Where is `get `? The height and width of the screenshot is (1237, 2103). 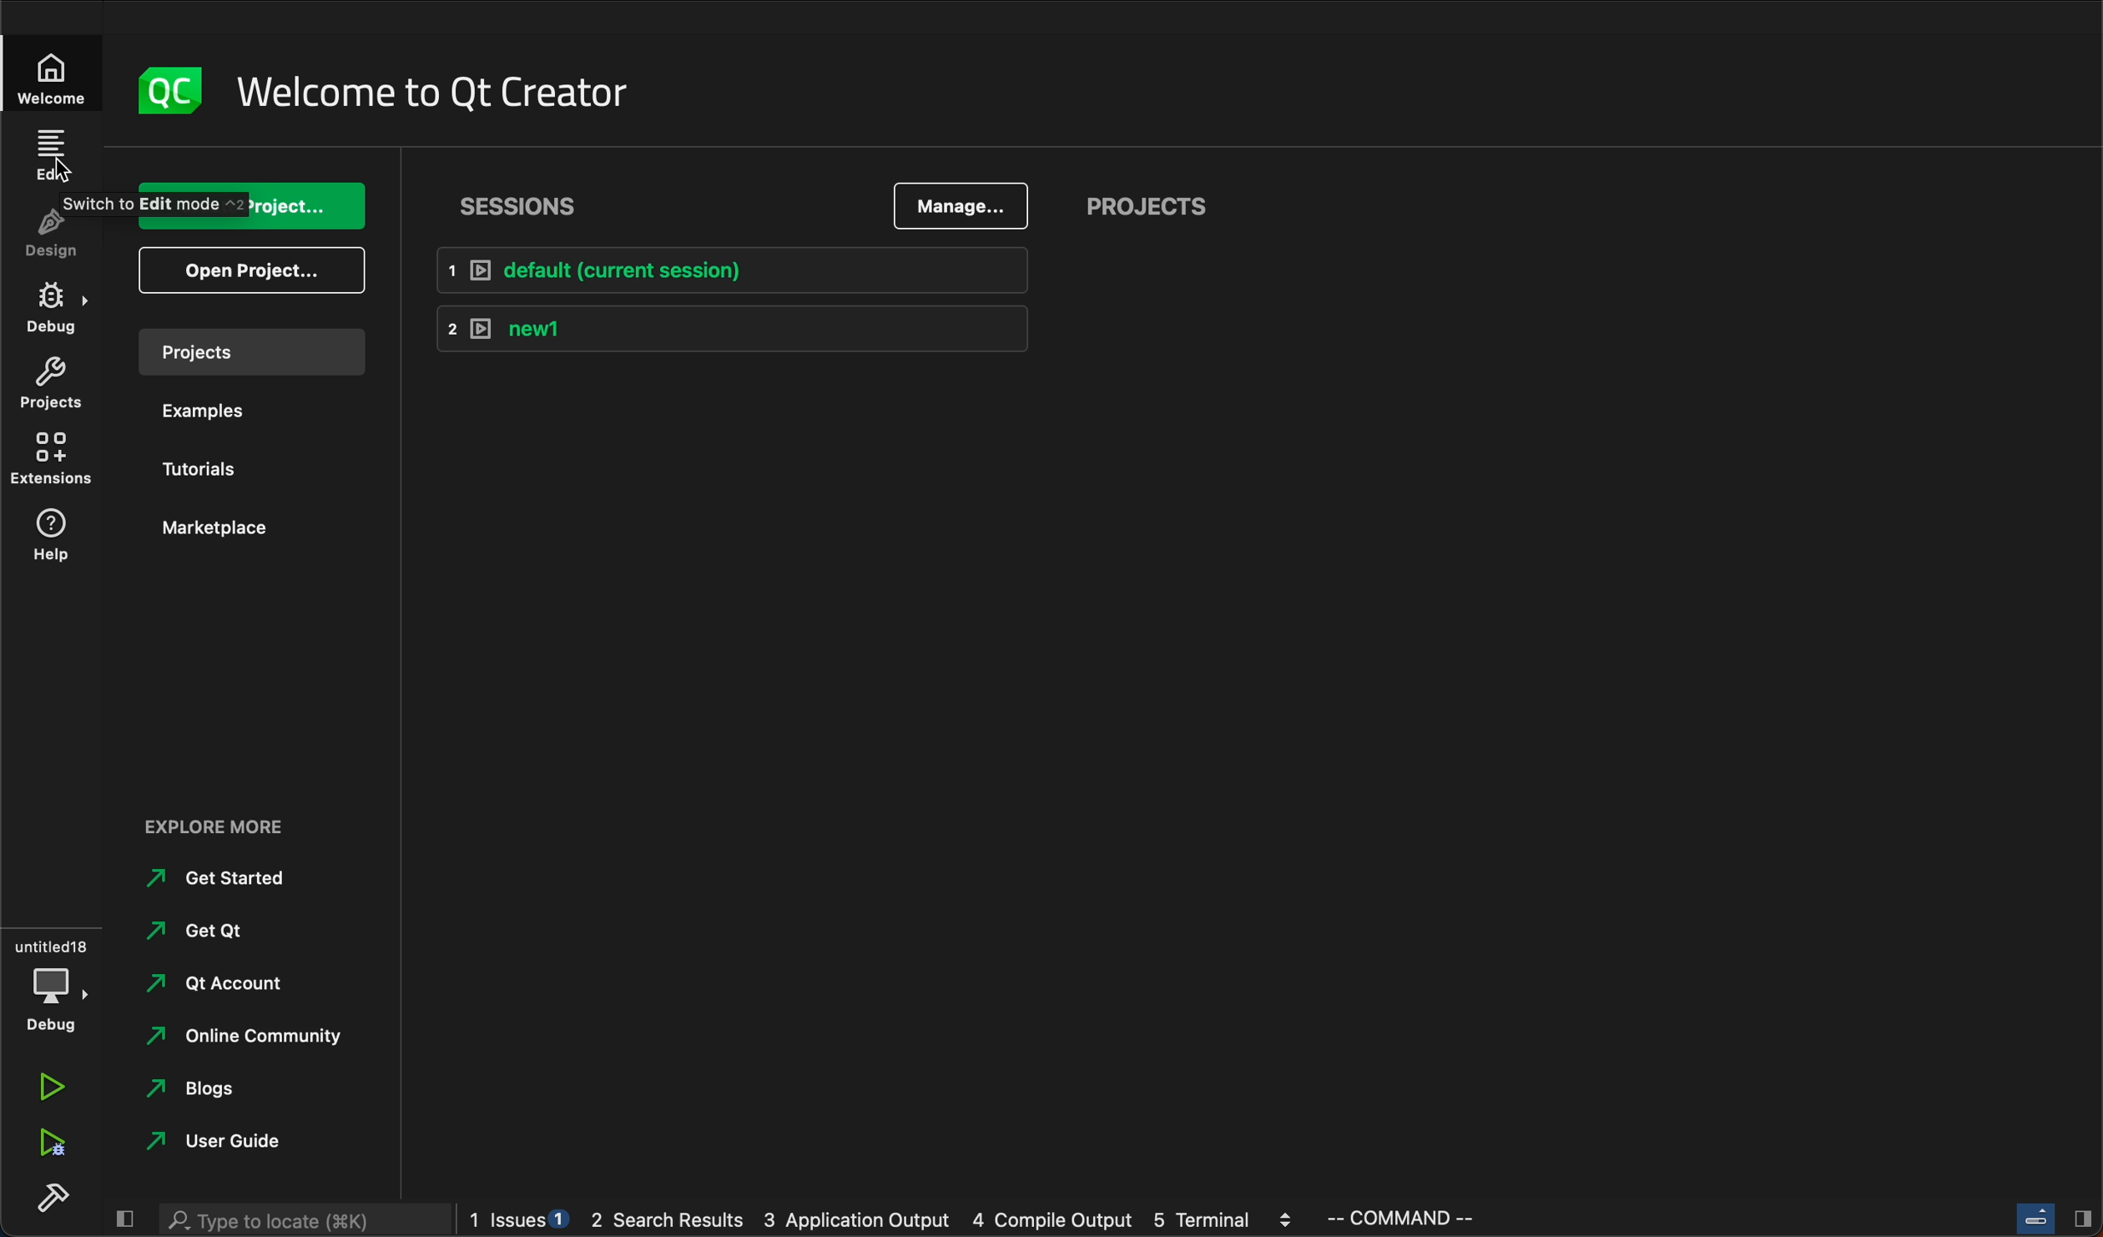
get  is located at coordinates (211, 928).